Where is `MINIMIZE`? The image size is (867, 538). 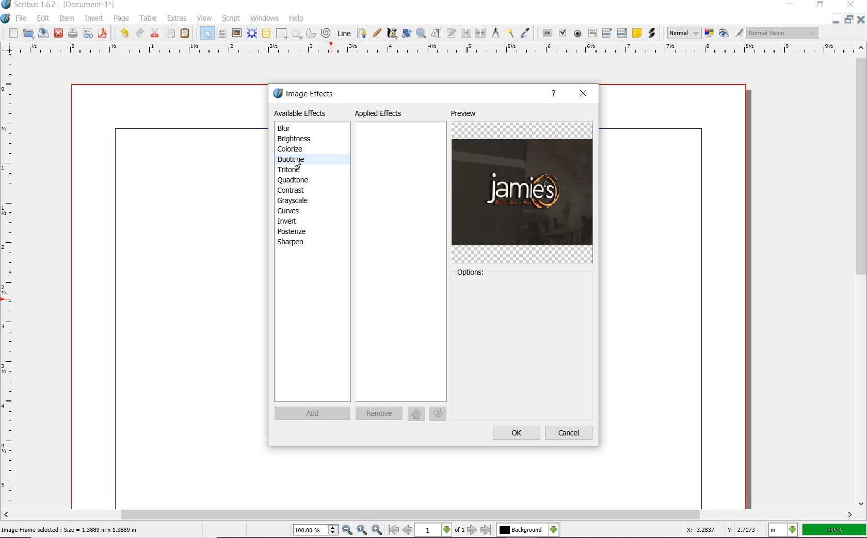 MINIMIZE is located at coordinates (790, 5).